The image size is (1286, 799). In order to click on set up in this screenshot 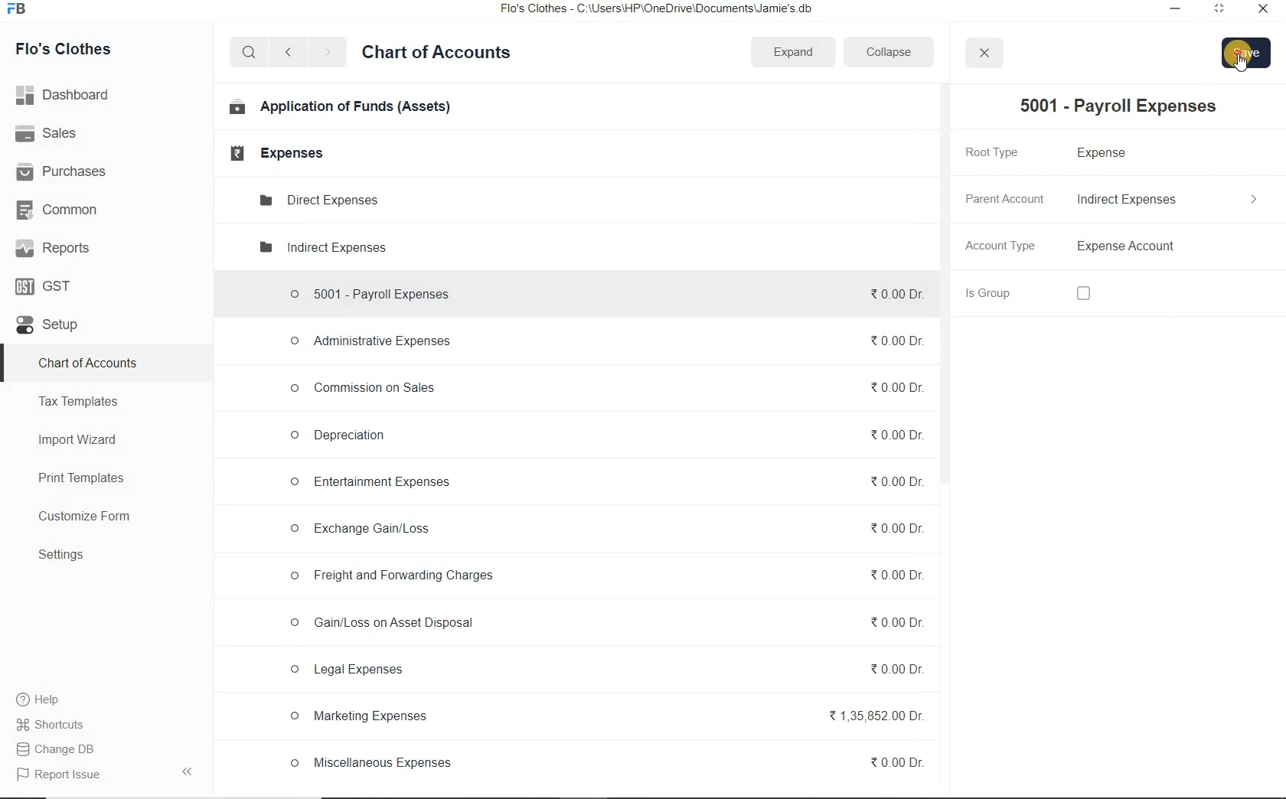, I will do `click(47, 326)`.